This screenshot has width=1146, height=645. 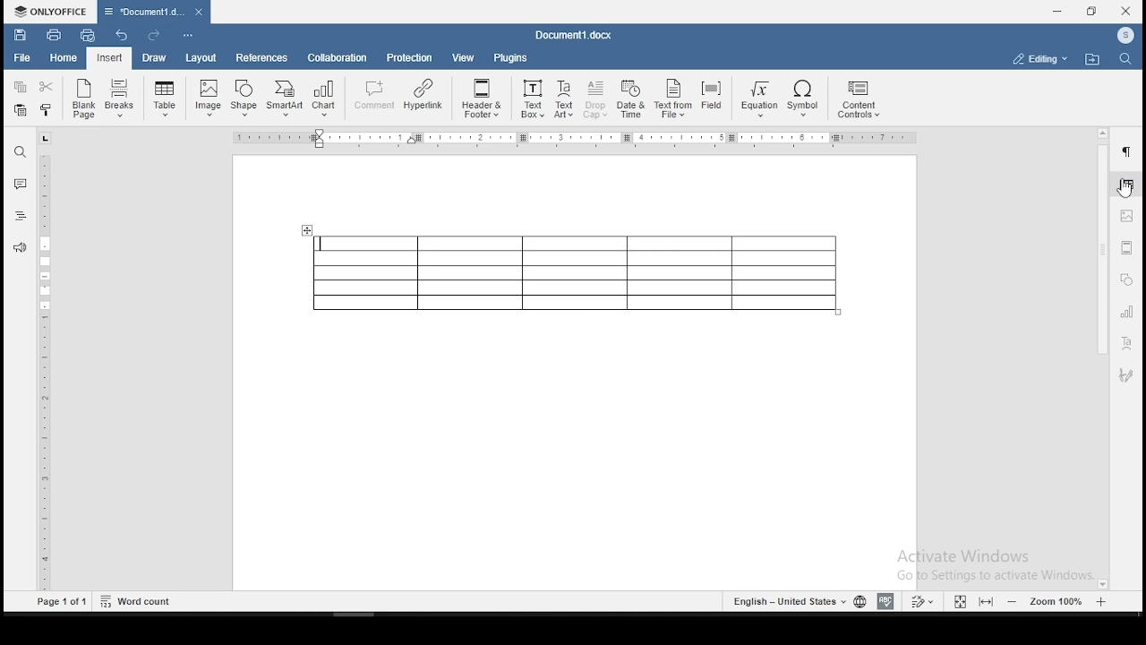 What do you see at coordinates (1124, 60) in the screenshot?
I see `find` at bounding box center [1124, 60].